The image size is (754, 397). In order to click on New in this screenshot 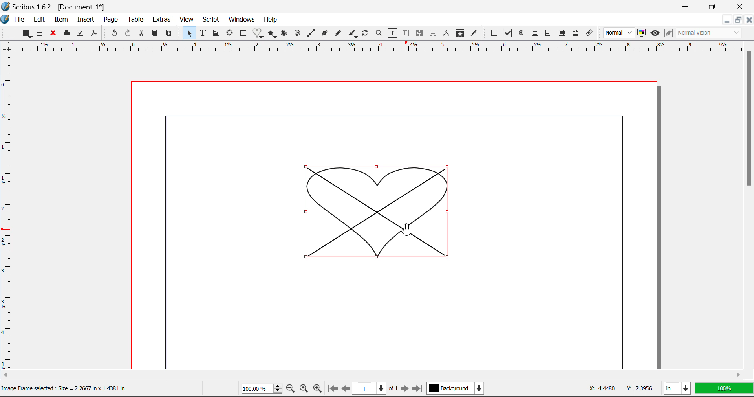, I will do `click(12, 34)`.